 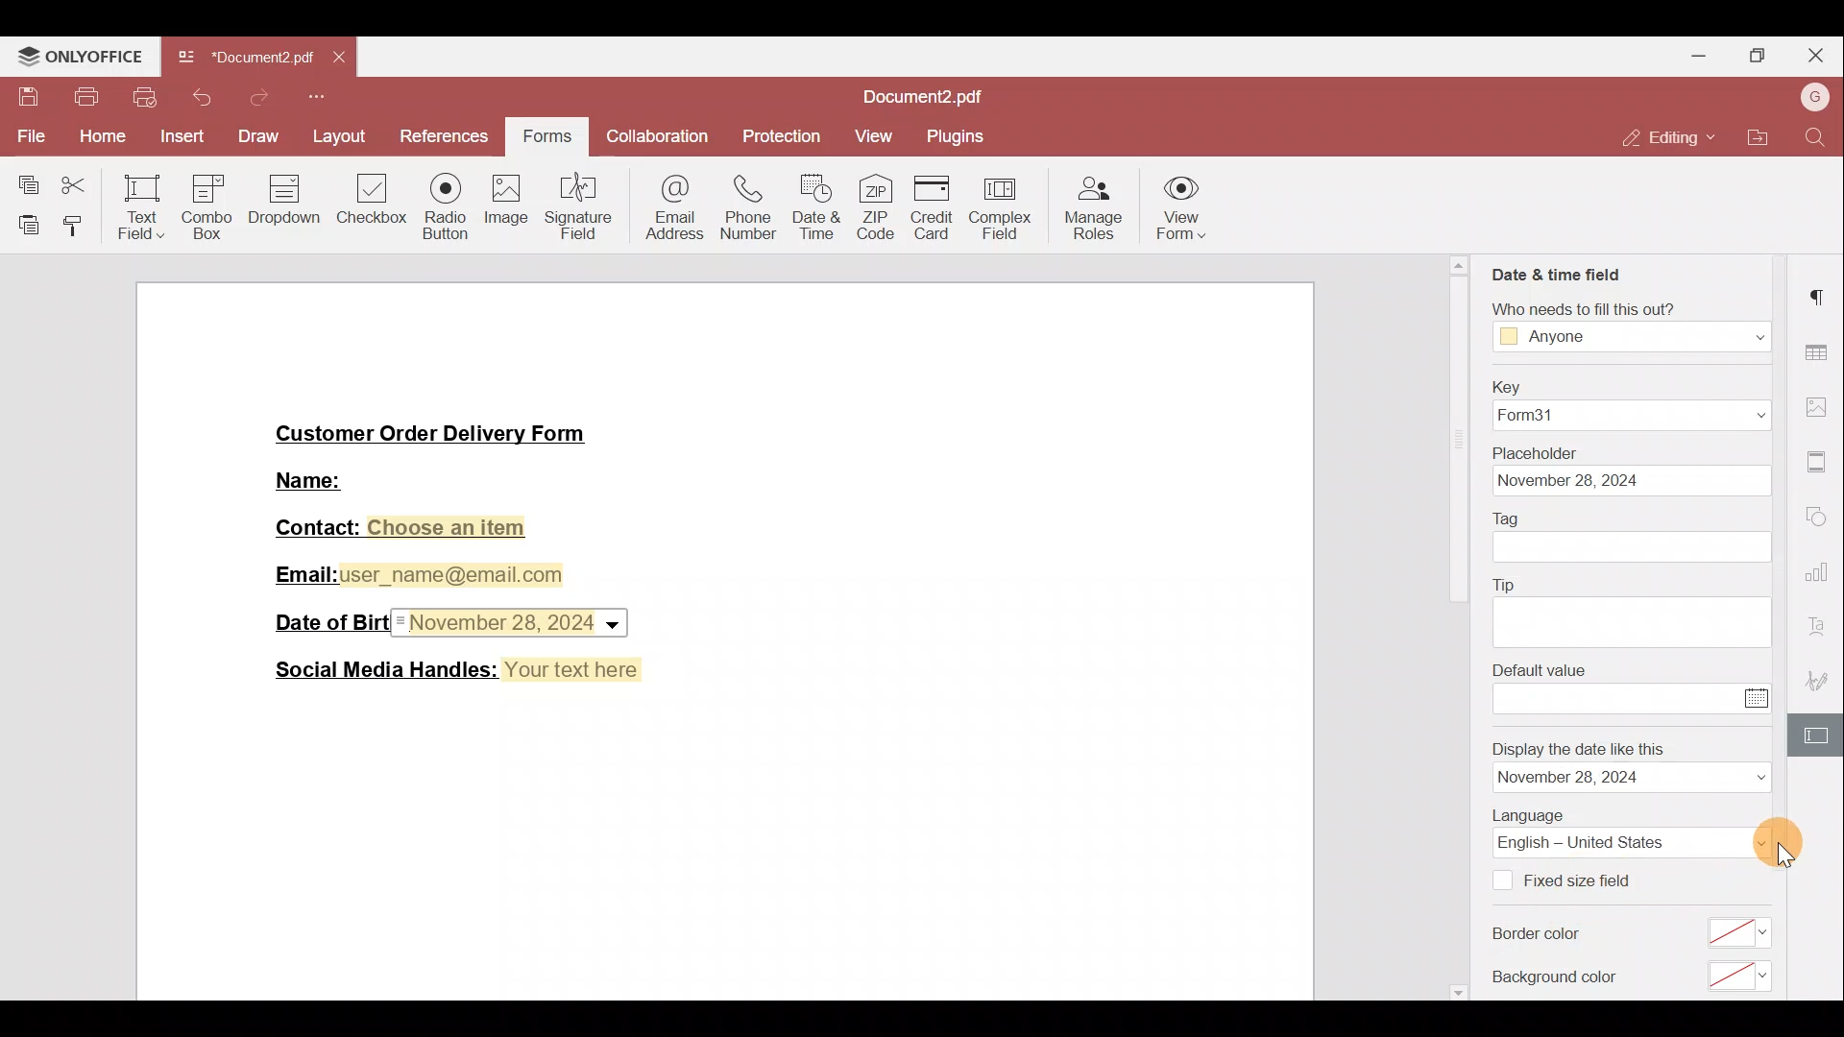 What do you see at coordinates (506, 206) in the screenshot?
I see `Image` at bounding box center [506, 206].